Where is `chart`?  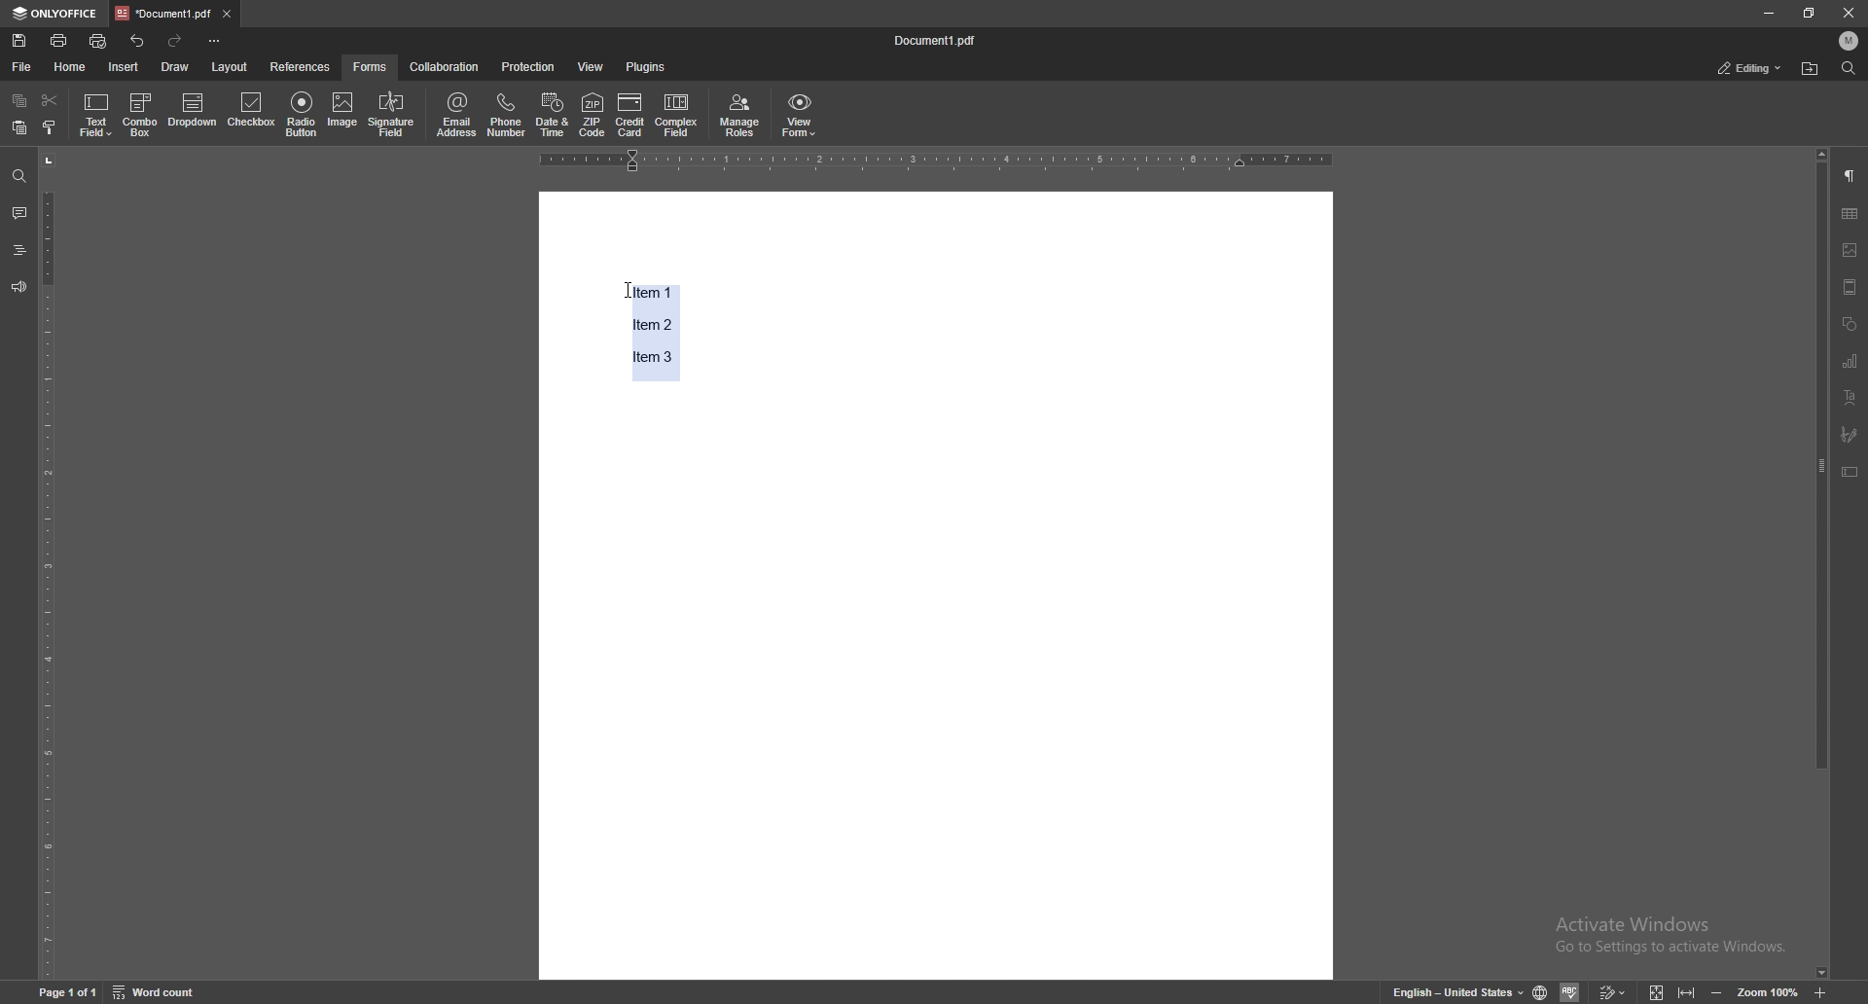 chart is located at coordinates (1850, 213).